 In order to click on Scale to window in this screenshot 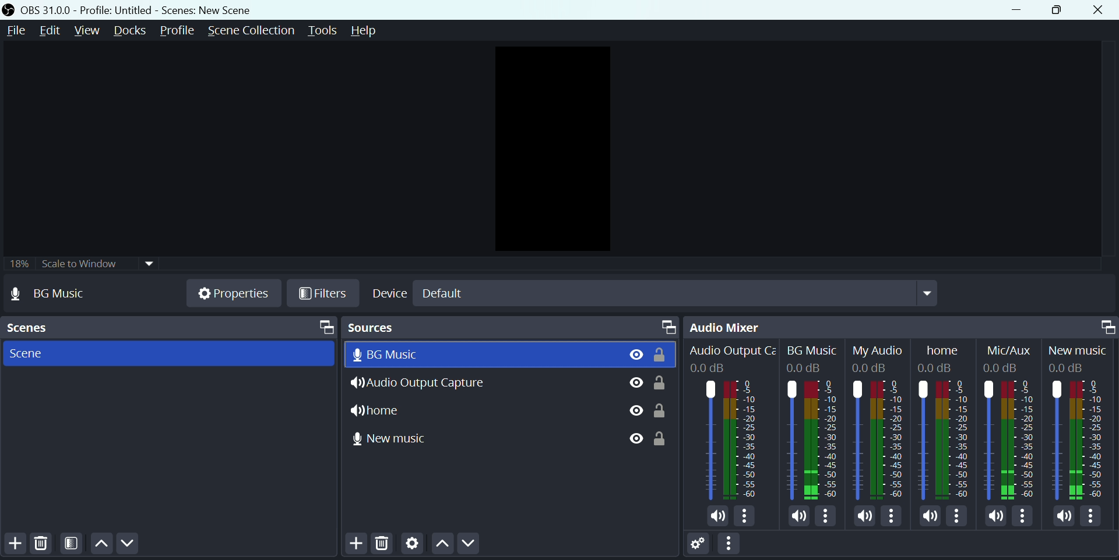, I will do `click(97, 263)`.